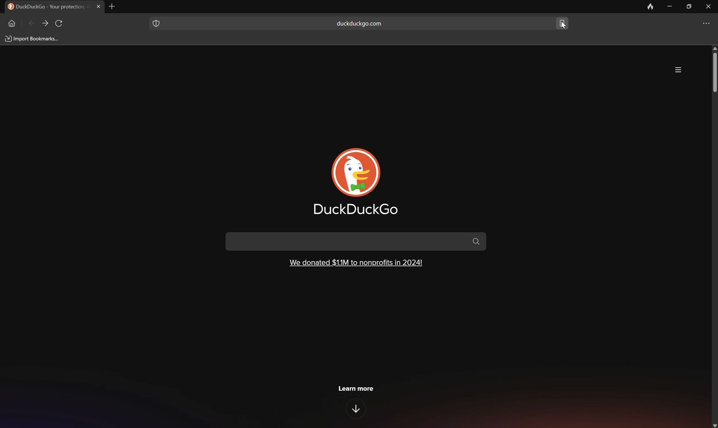 Image resolution: width=718 pixels, height=428 pixels. What do you see at coordinates (713, 48) in the screenshot?
I see `Scroll Up` at bounding box center [713, 48].